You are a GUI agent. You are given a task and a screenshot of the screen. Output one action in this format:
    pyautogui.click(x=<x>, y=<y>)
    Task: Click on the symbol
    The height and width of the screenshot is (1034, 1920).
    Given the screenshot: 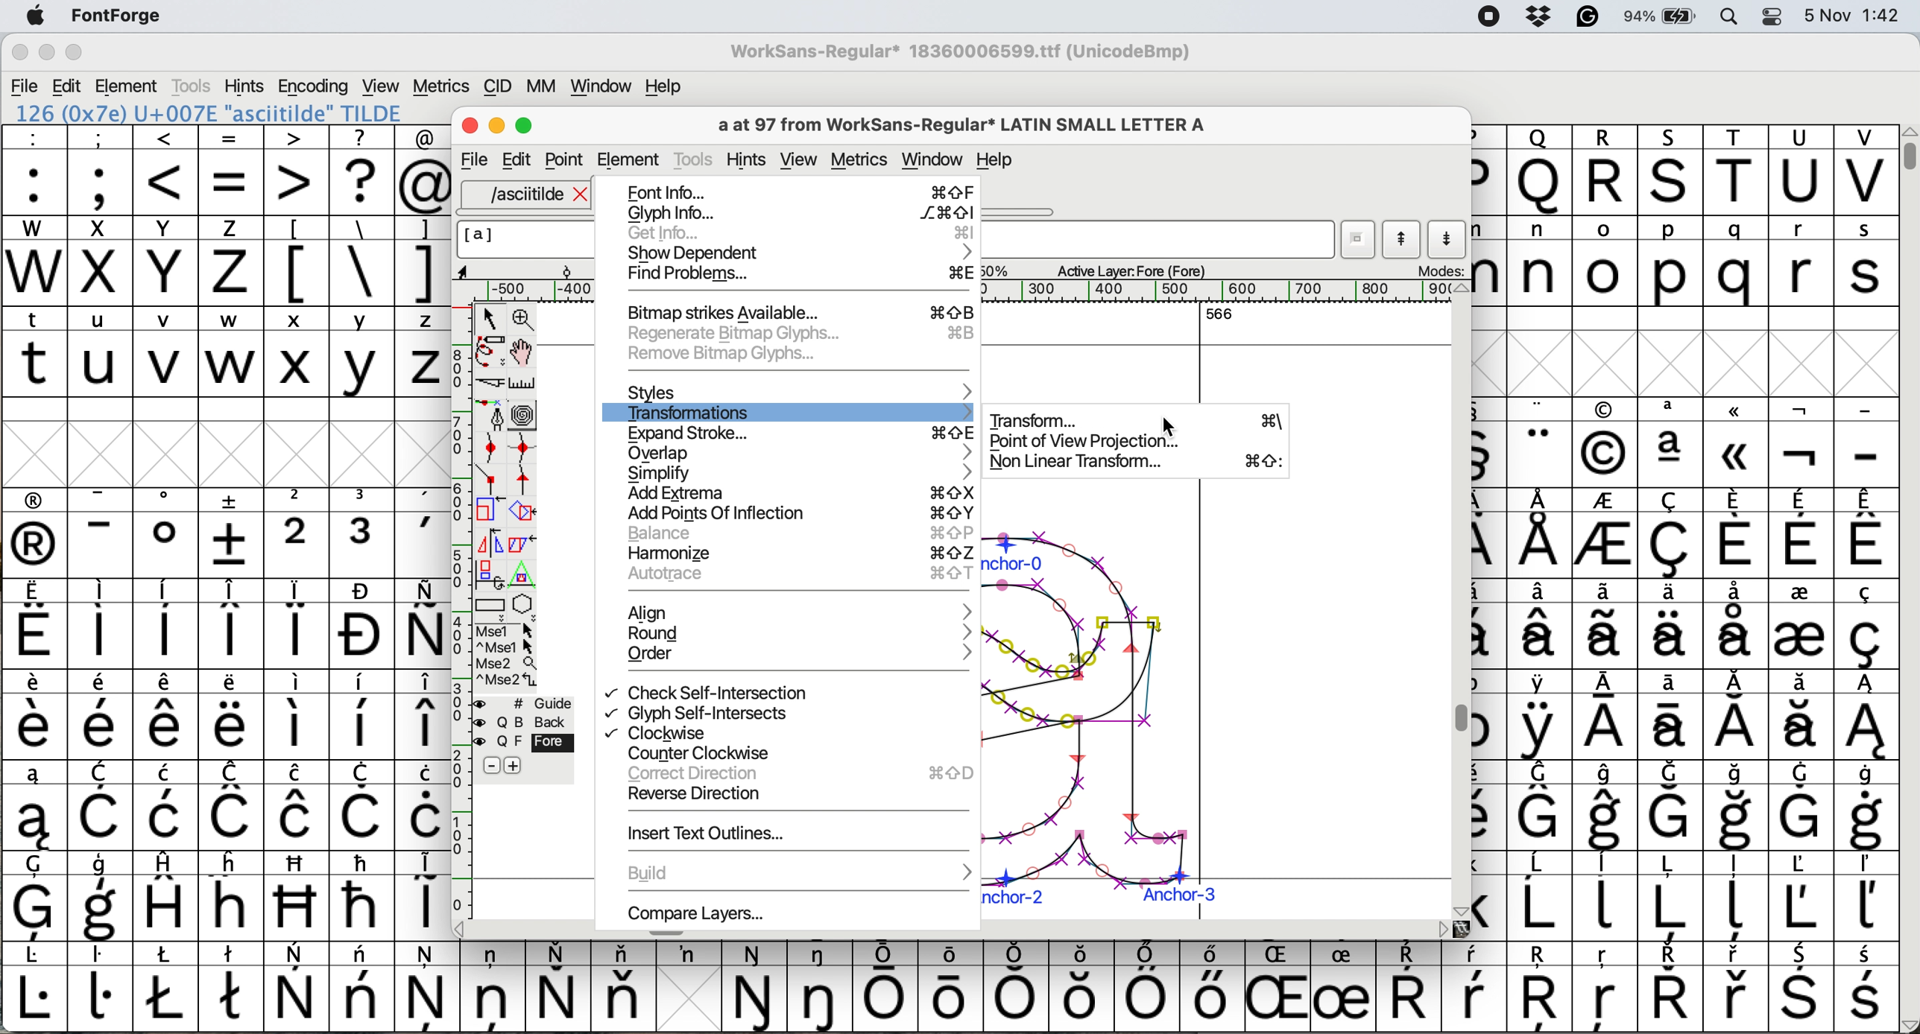 What is the action you would take?
    pyautogui.click(x=756, y=988)
    